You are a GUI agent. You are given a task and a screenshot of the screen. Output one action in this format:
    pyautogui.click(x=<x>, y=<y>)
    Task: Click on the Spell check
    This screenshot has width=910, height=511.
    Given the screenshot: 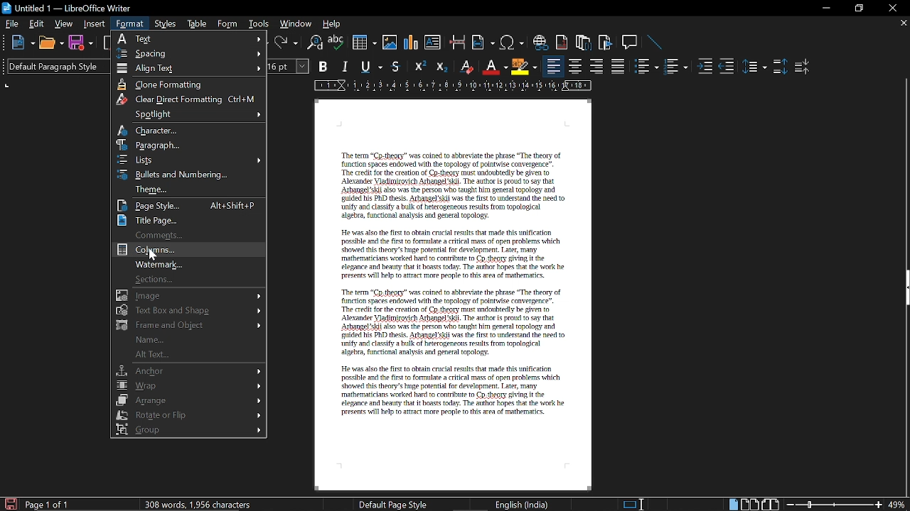 What is the action you would take?
    pyautogui.click(x=336, y=42)
    